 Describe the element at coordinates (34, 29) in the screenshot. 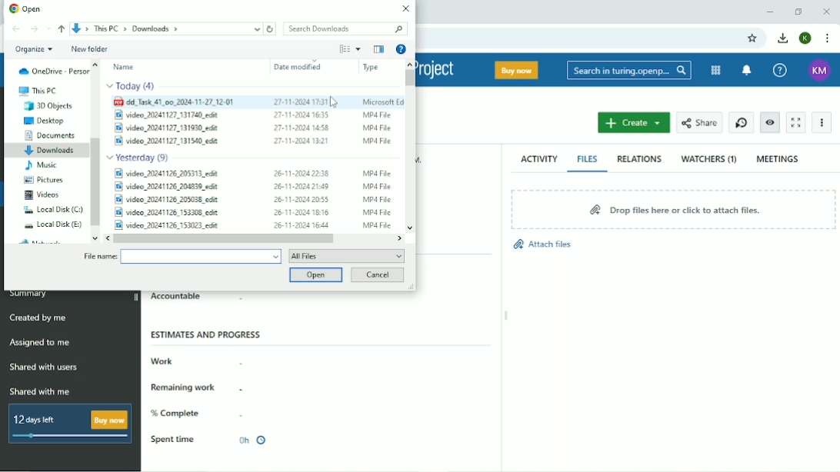

I see `Forward` at that location.